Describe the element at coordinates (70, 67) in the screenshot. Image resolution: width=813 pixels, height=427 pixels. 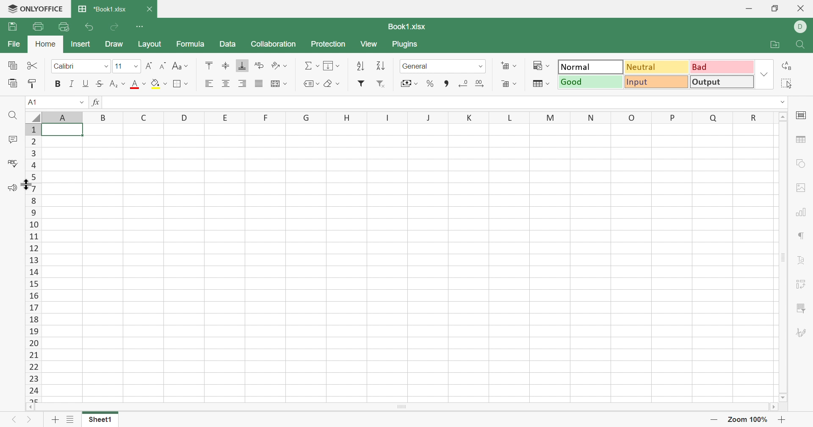
I see `Calibri` at that location.